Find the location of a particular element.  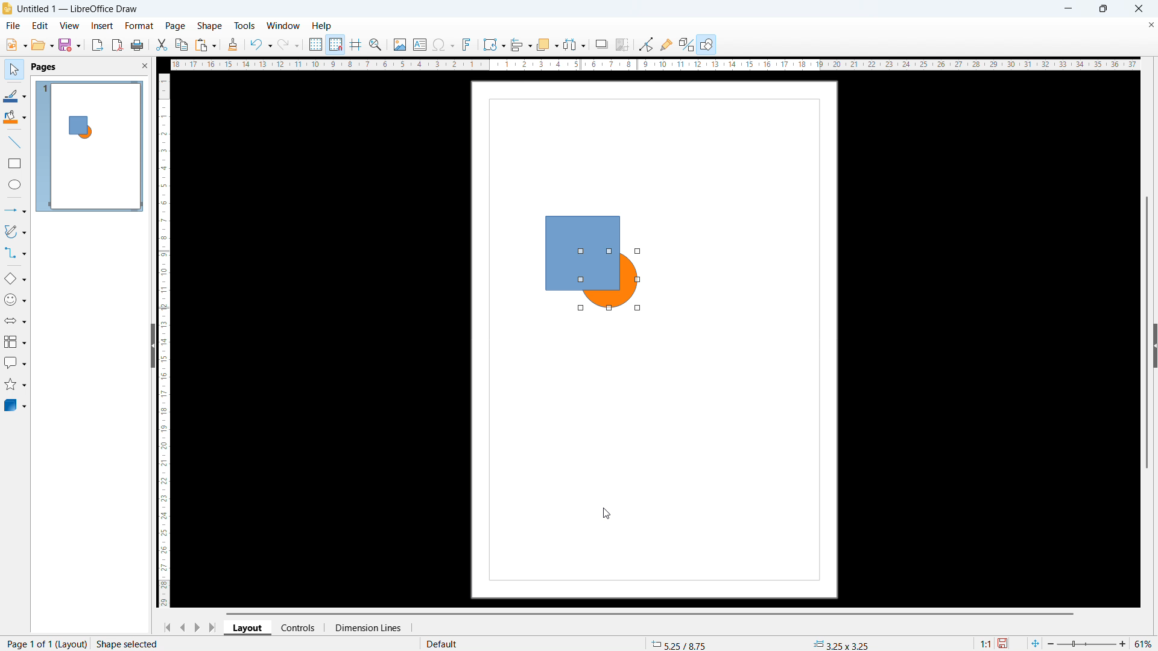

help  is located at coordinates (322, 25).